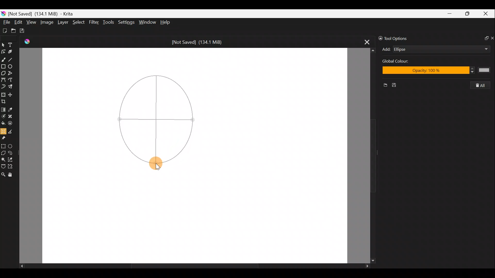  I want to click on Ellipse, so click(12, 67).